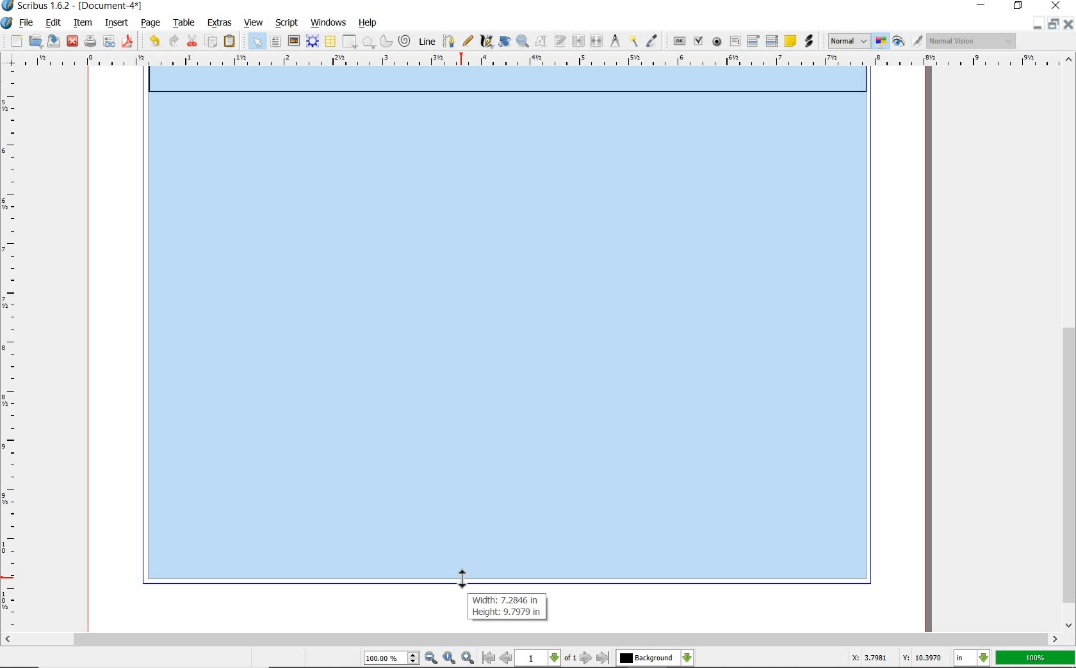 This screenshot has height=668, width=1076. What do you see at coordinates (1039, 24) in the screenshot?
I see `minimize` at bounding box center [1039, 24].